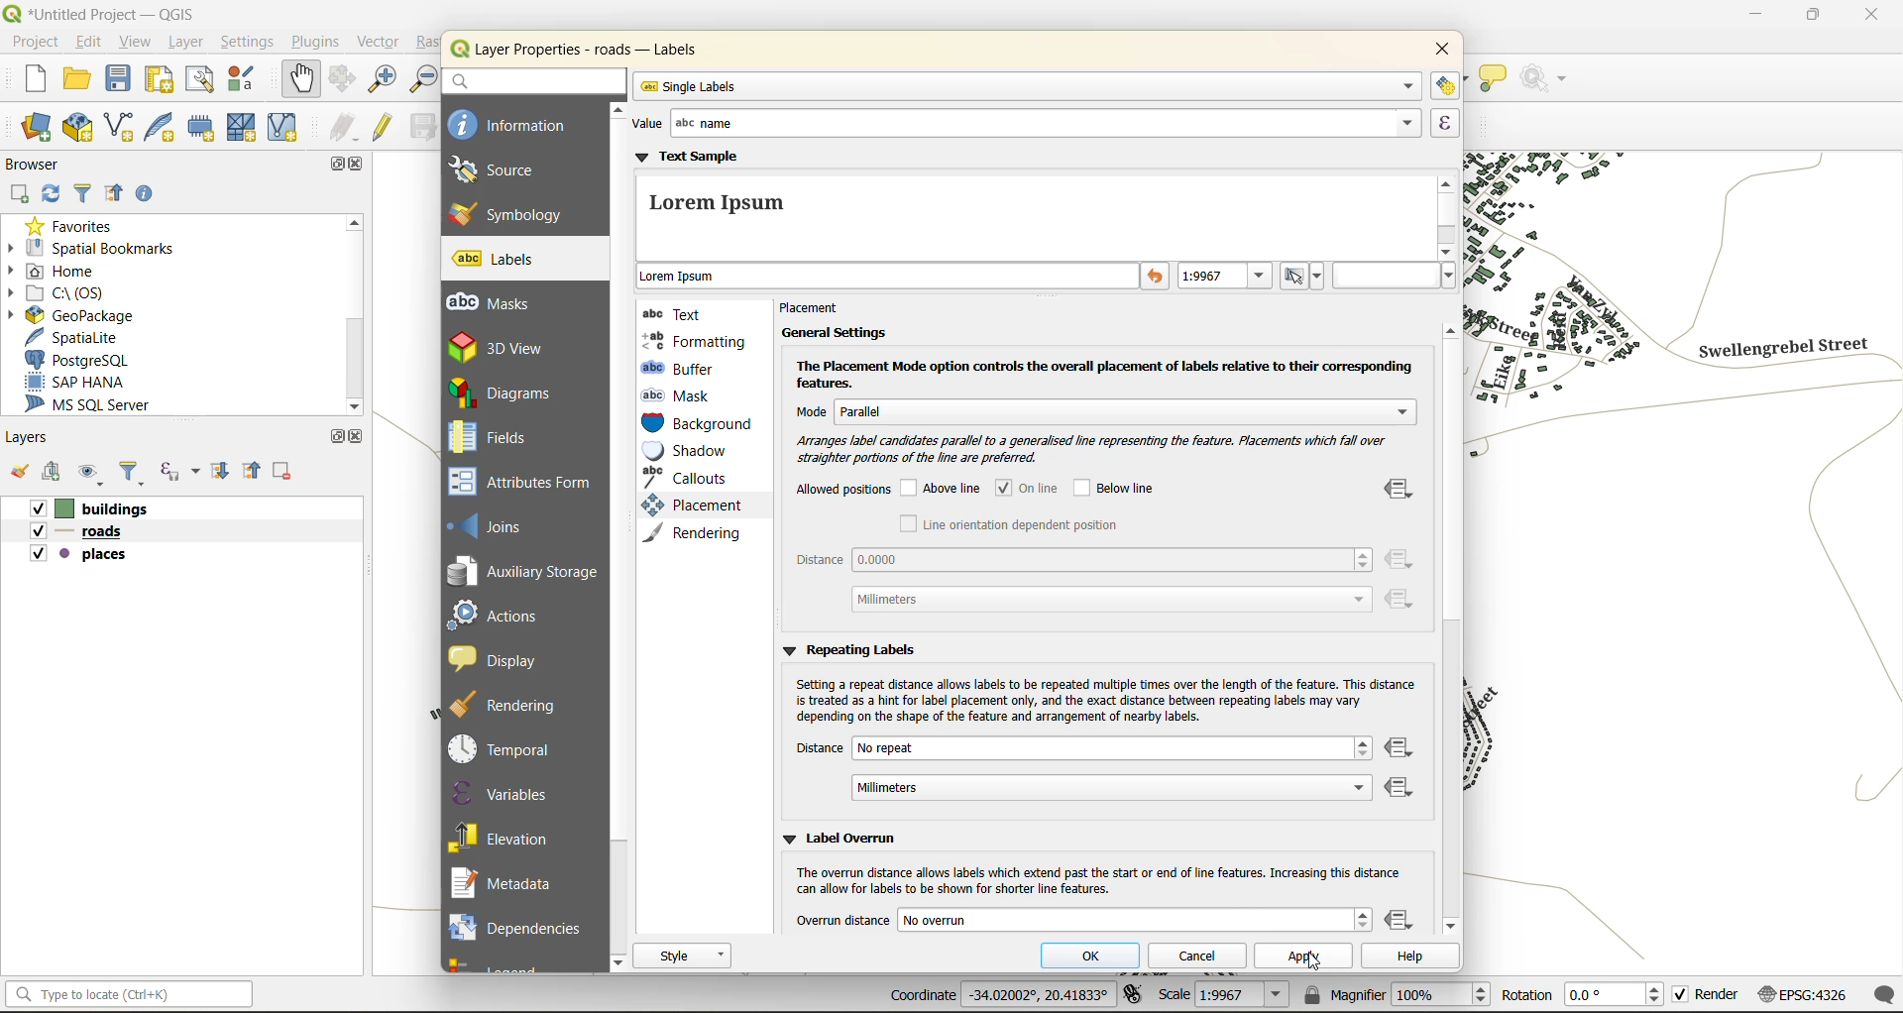 The image size is (1903, 1013). I want to click on line orientation dependent position, so click(1007, 524).